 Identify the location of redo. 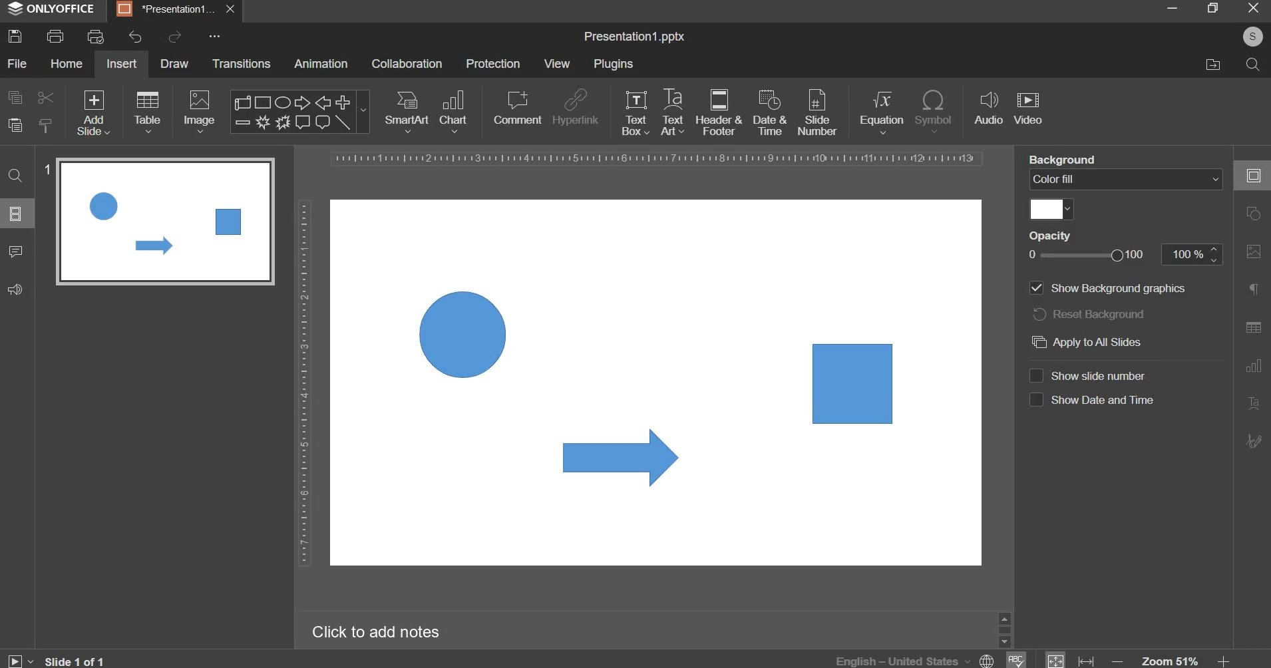
(173, 37).